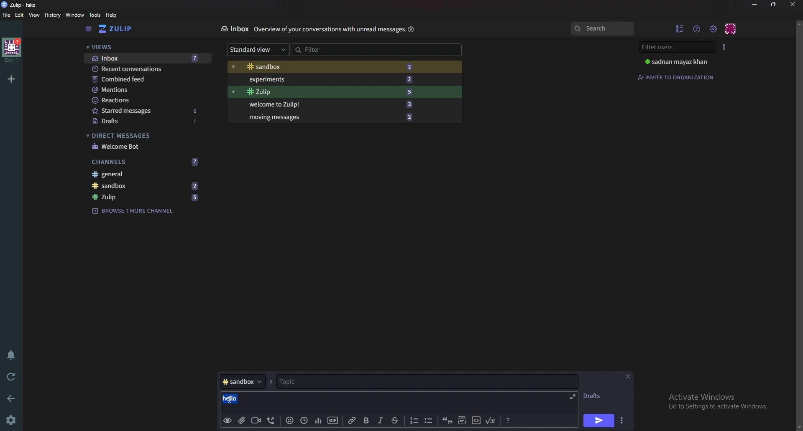 The image size is (803, 431). I want to click on Drafts, so click(593, 397).